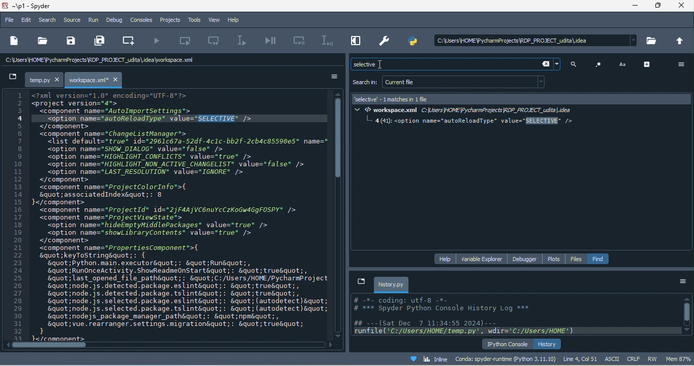 Image resolution: width=694 pixels, height=366 pixels. What do you see at coordinates (548, 344) in the screenshot?
I see `history` at bounding box center [548, 344].